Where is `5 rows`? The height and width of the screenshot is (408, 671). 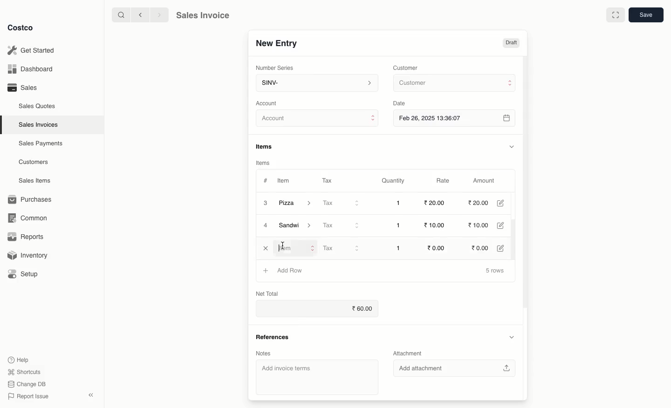 5 rows is located at coordinates (495, 271).